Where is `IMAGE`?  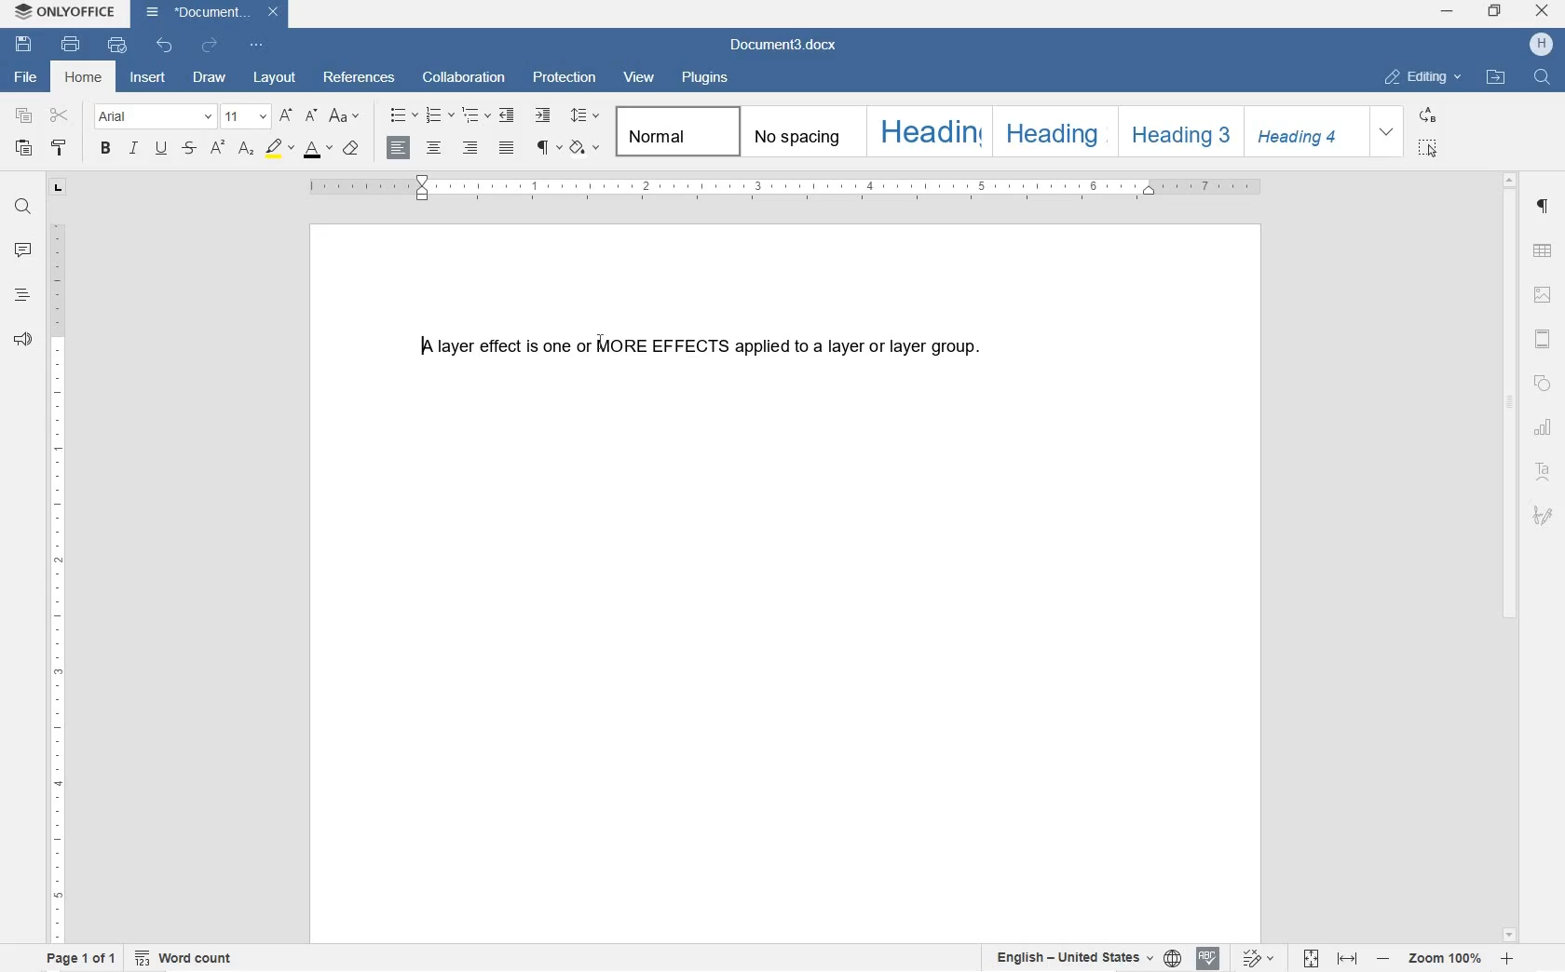 IMAGE is located at coordinates (1546, 295).